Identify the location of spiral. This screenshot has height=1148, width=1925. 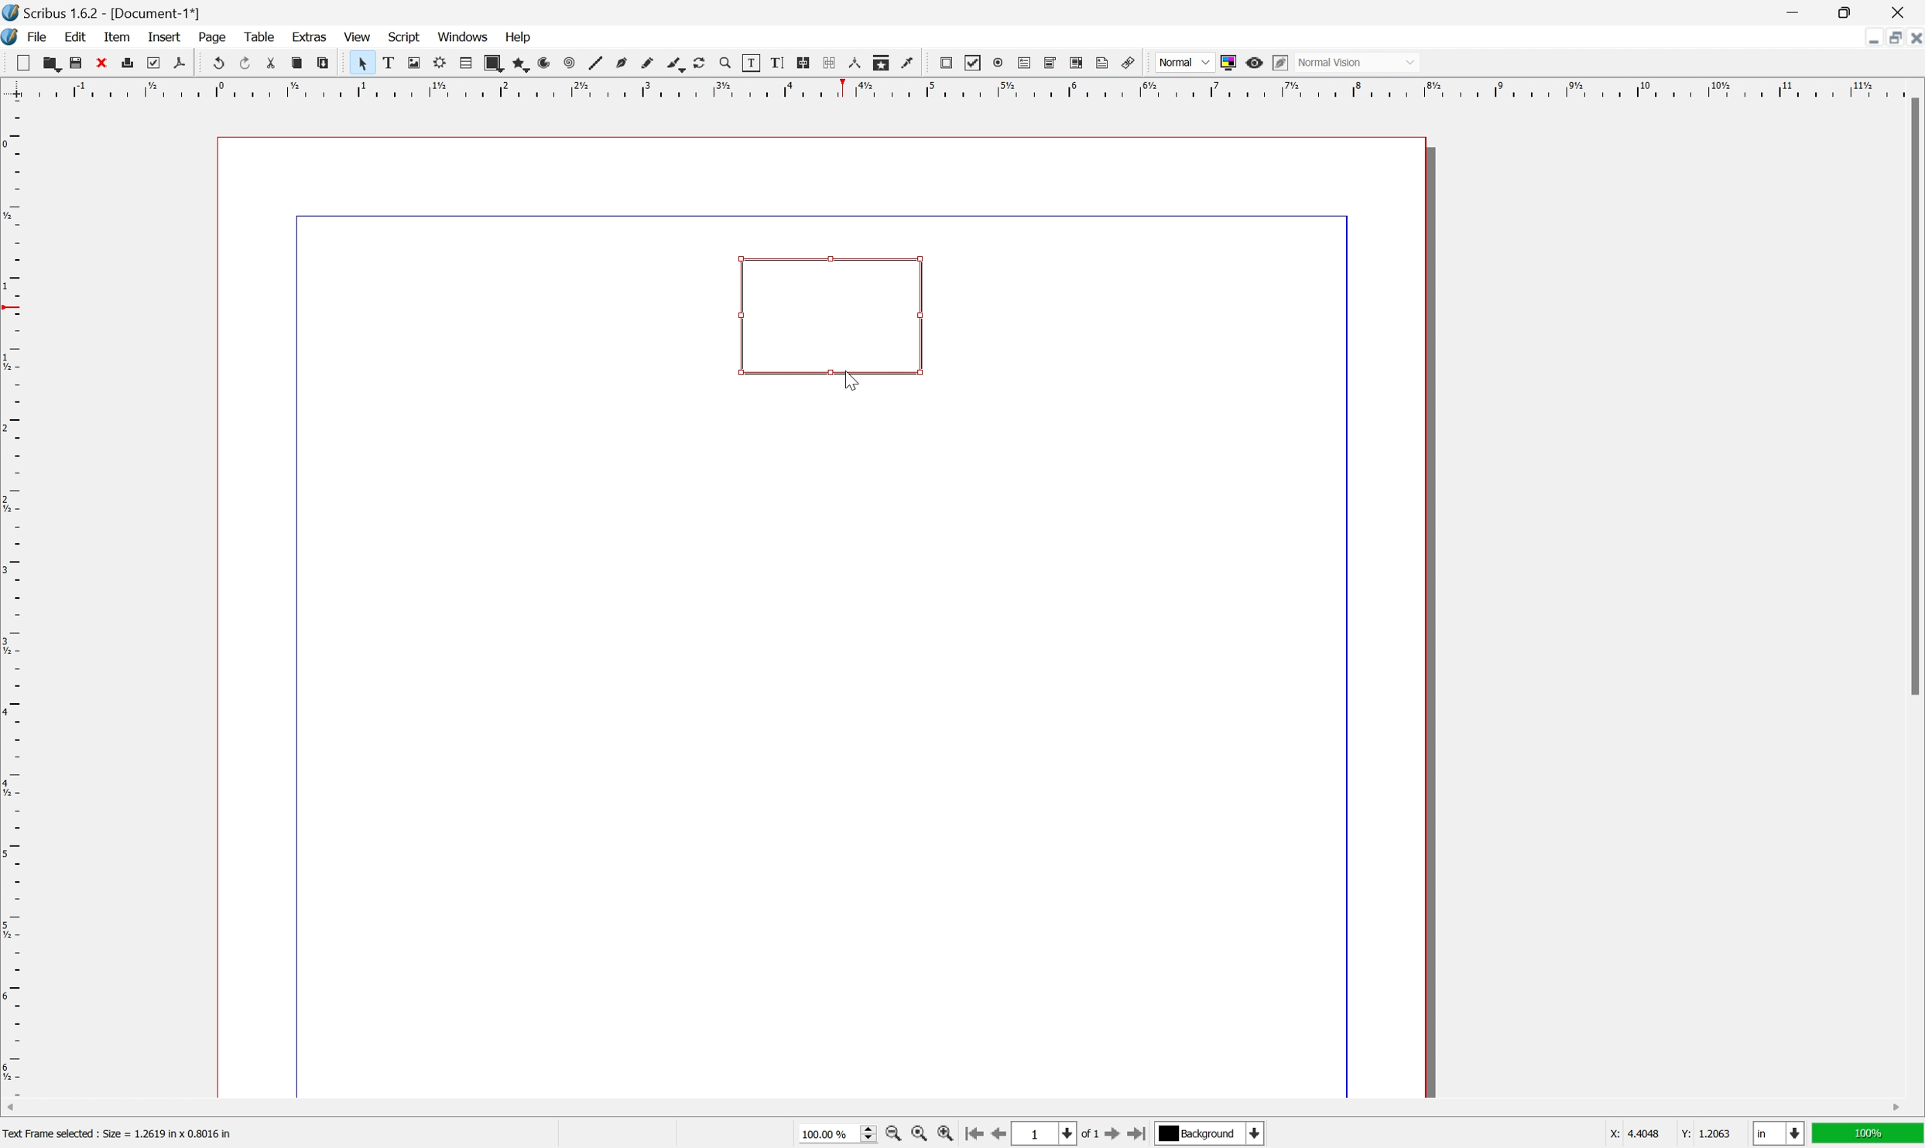
(570, 63).